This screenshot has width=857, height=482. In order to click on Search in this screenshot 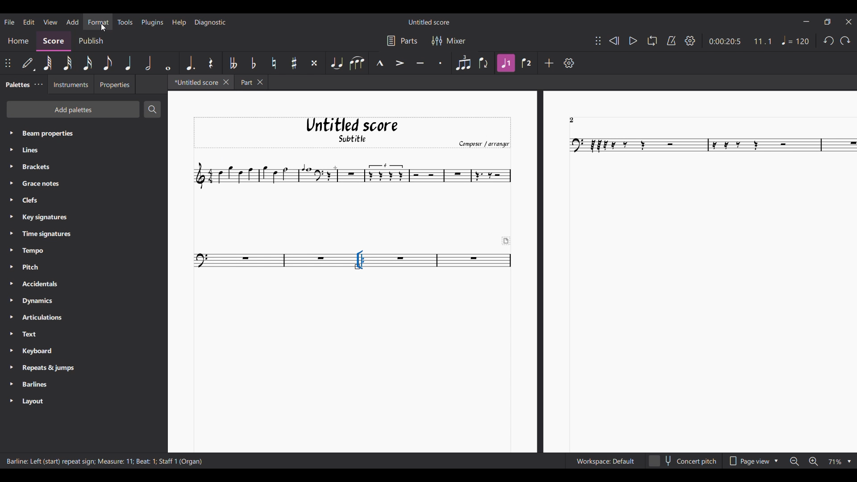, I will do `click(152, 109)`.